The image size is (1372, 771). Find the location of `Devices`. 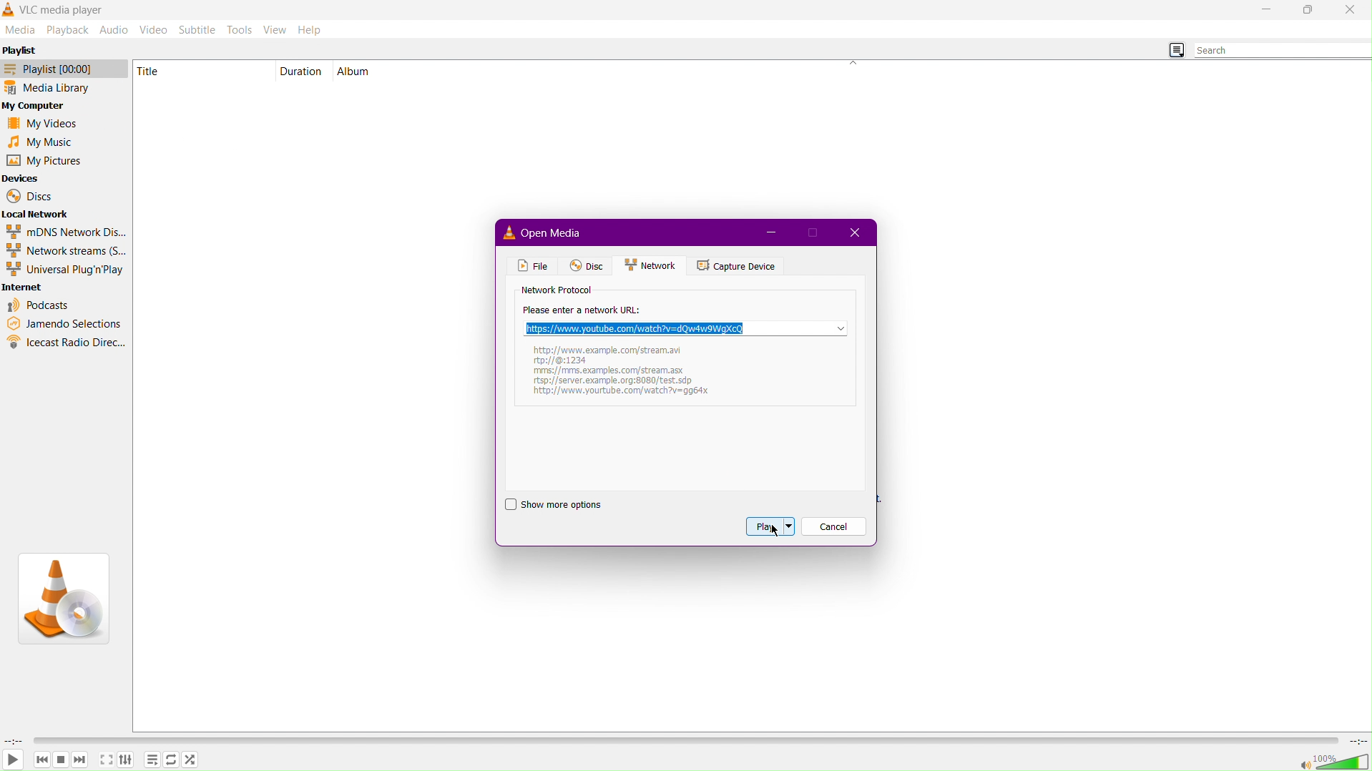

Devices is located at coordinates (23, 177).